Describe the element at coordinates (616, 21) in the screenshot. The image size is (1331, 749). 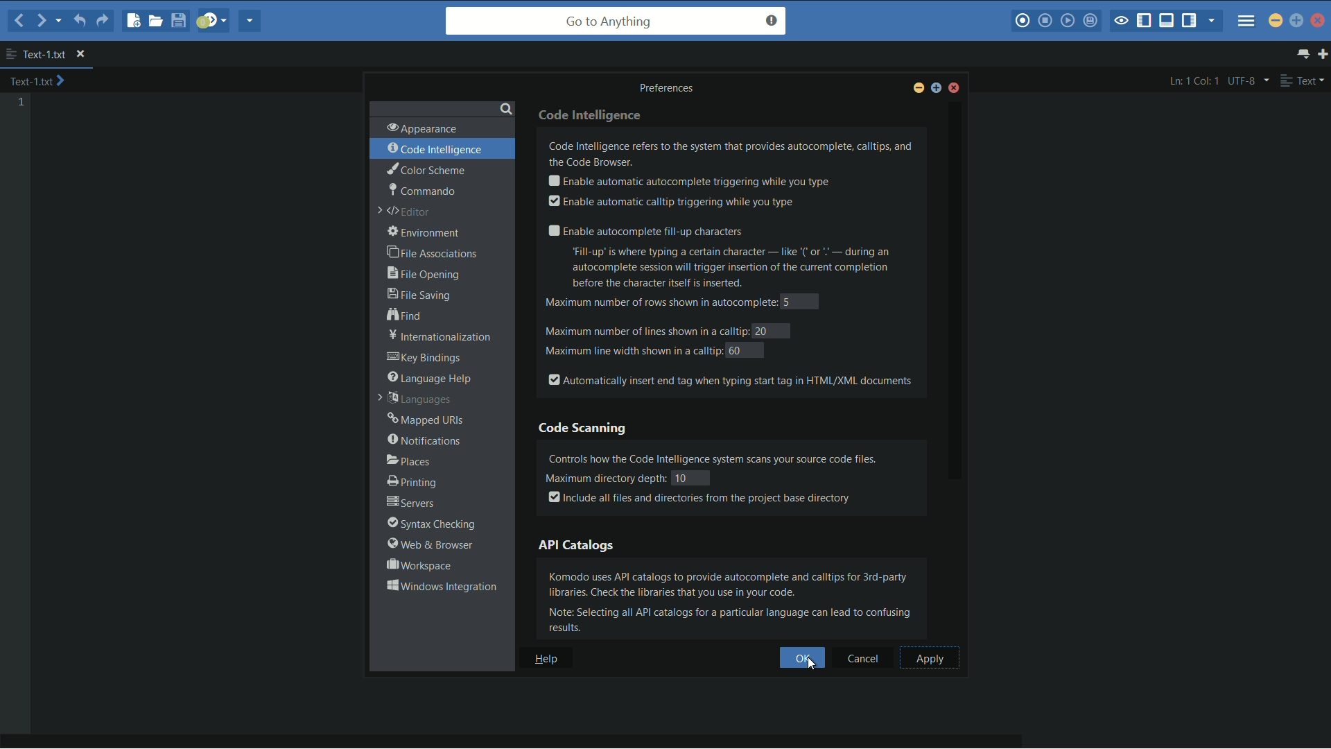
I see `go to anything ` at that location.